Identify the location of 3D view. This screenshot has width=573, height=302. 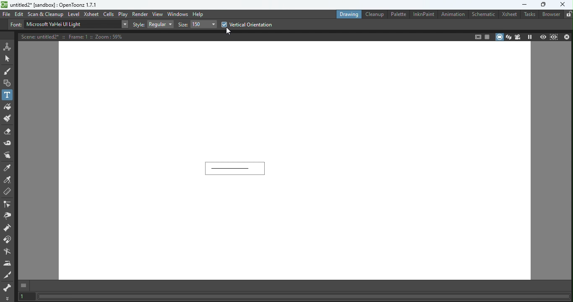
(509, 36).